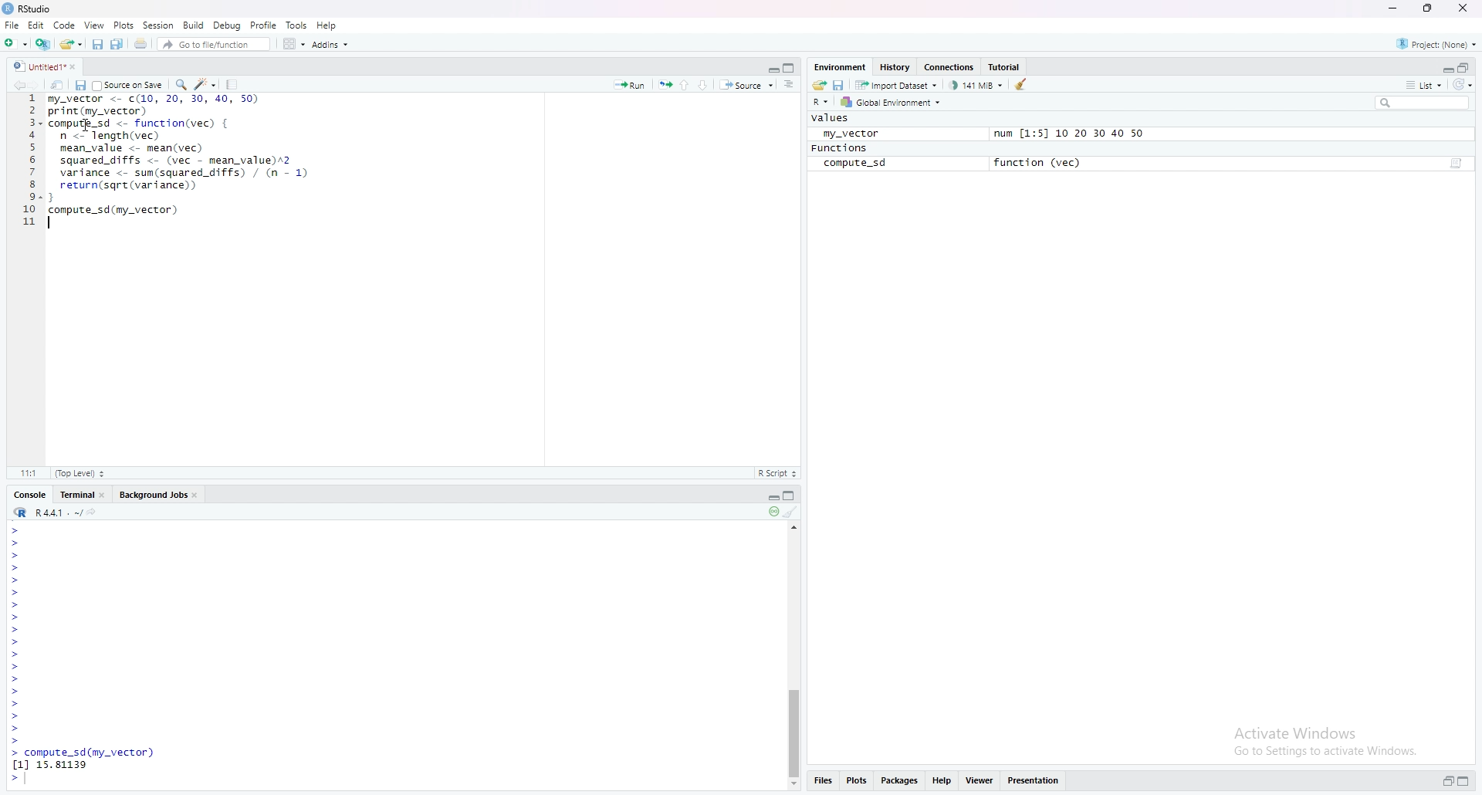  Describe the element at coordinates (1024, 83) in the screenshot. I see `Clear objects from the workspace` at that location.